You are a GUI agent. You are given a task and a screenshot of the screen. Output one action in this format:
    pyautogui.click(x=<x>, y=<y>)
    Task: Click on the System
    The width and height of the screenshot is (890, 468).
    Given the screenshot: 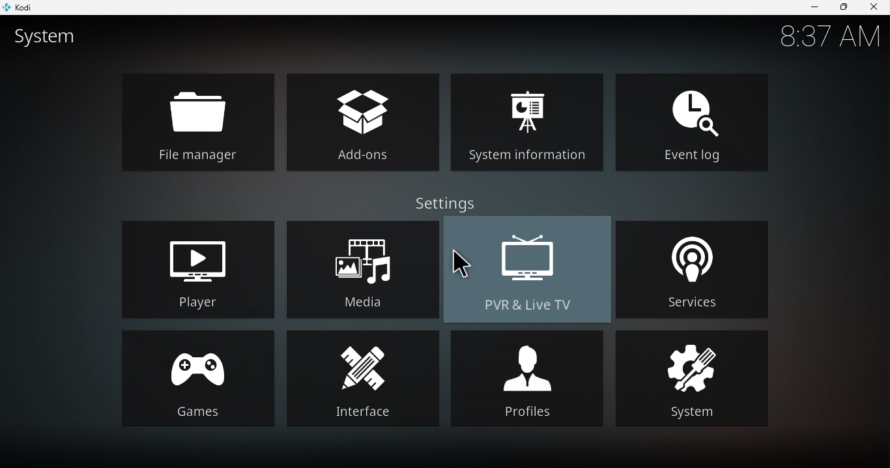 What is the action you would take?
    pyautogui.click(x=54, y=38)
    